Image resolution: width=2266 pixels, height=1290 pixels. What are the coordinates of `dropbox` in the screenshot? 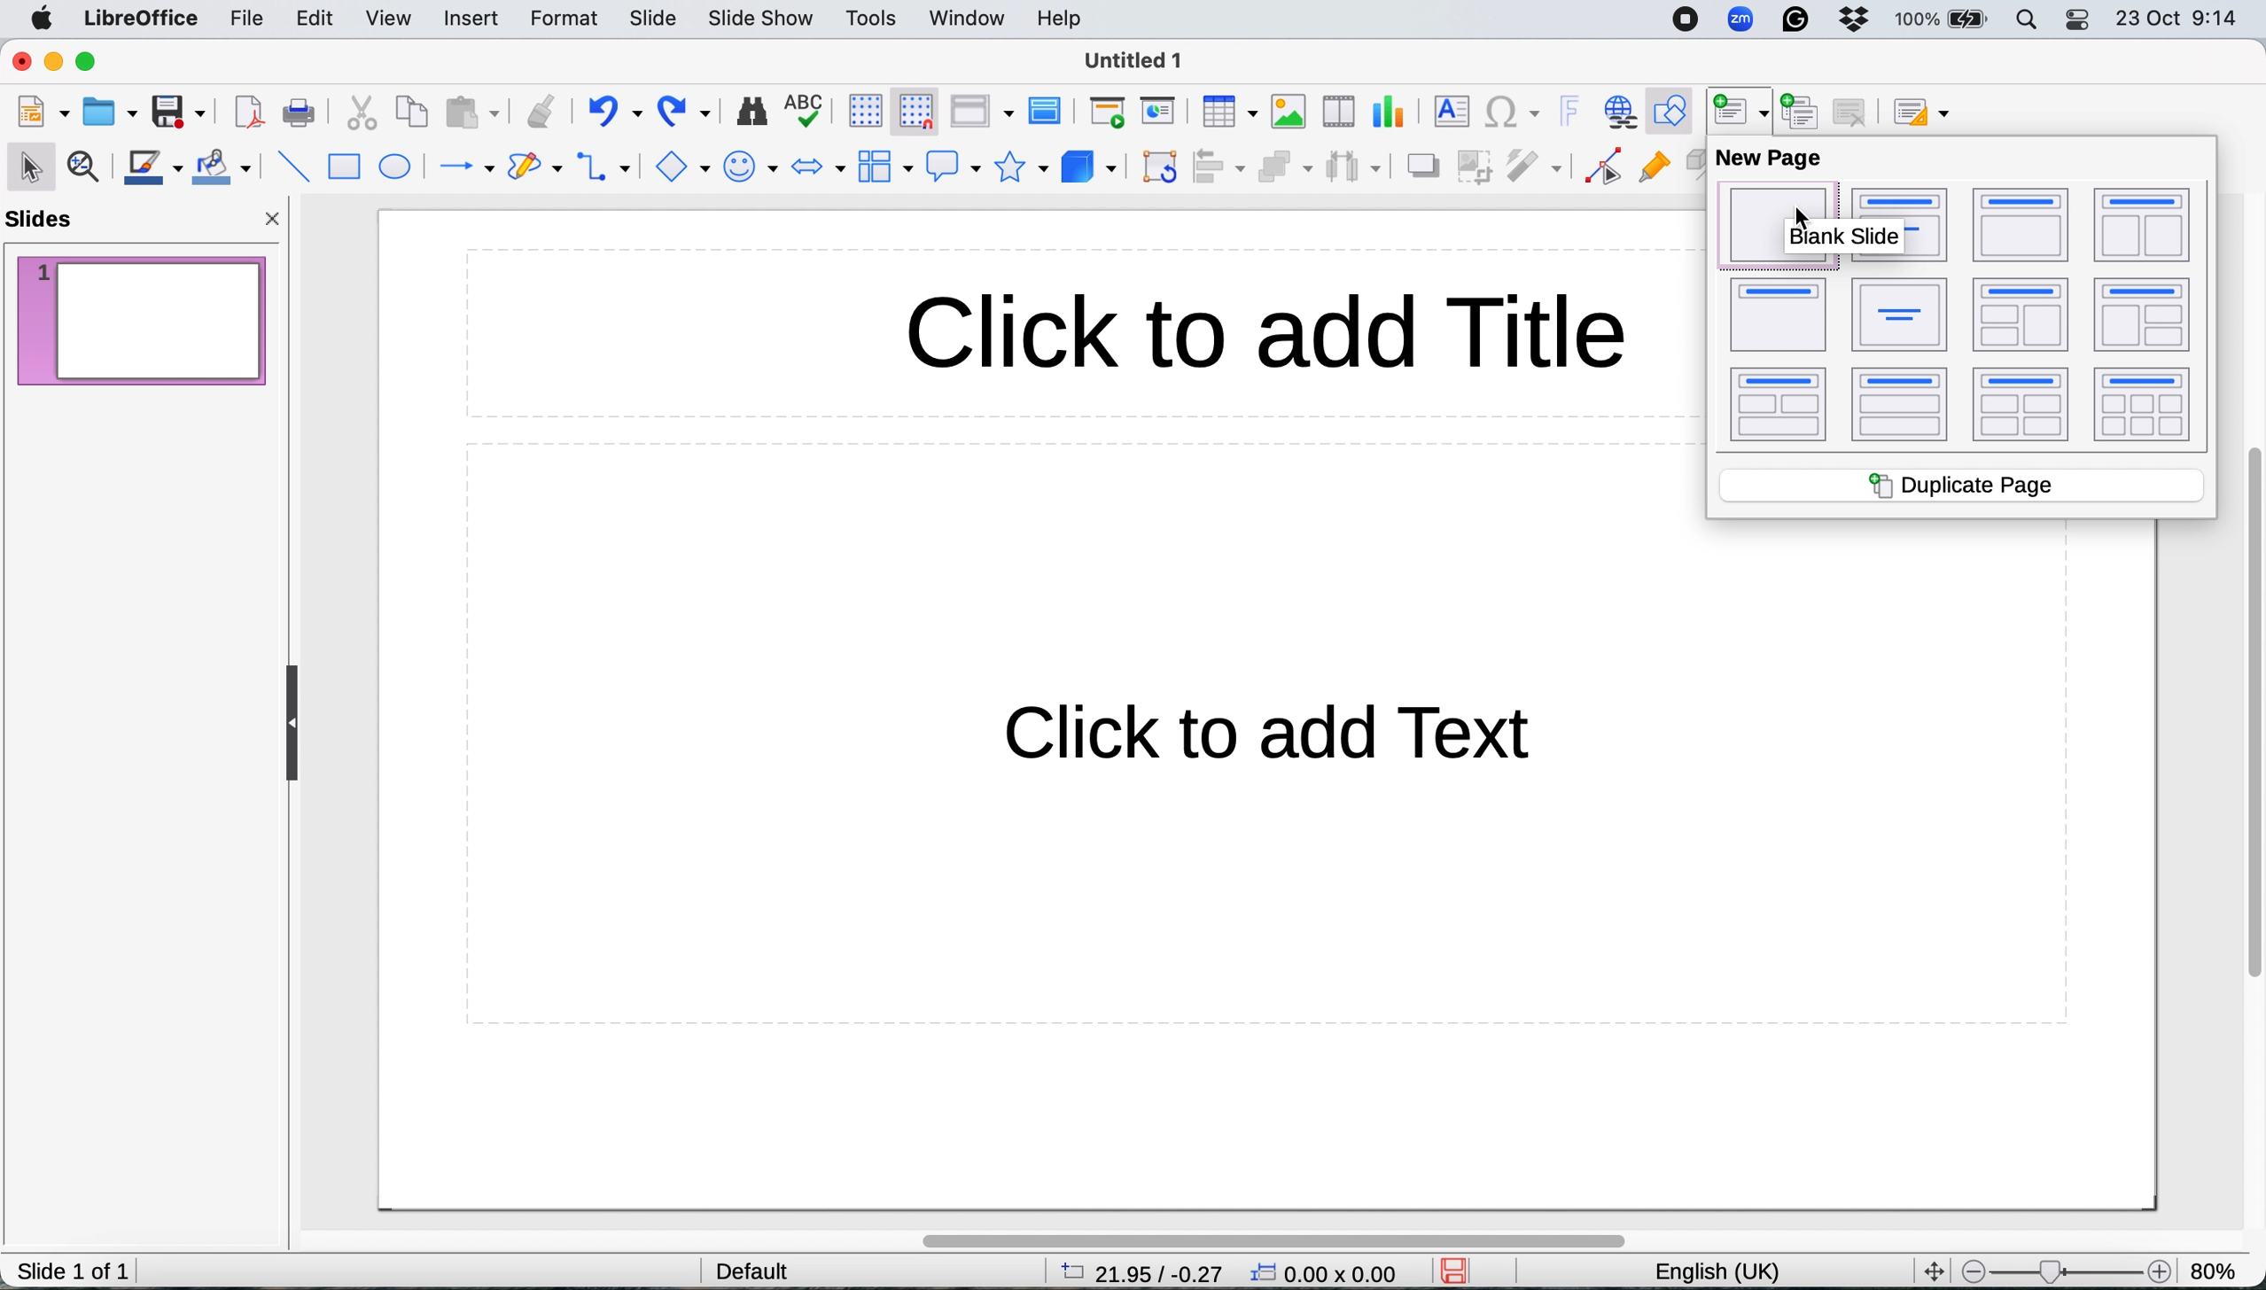 It's located at (1861, 20).